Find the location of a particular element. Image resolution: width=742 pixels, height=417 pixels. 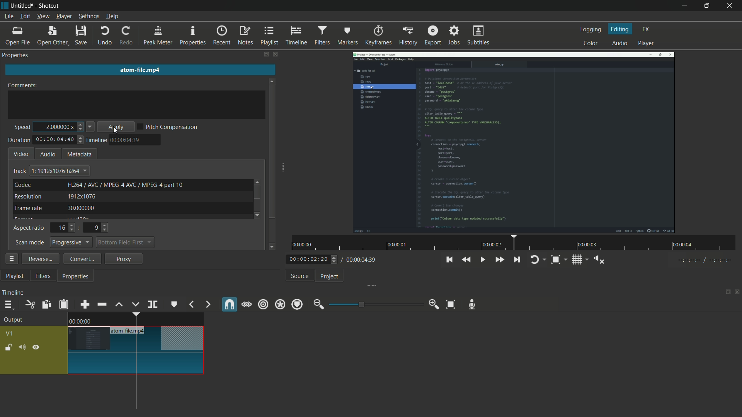

undo is located at coordinates (105, 36).